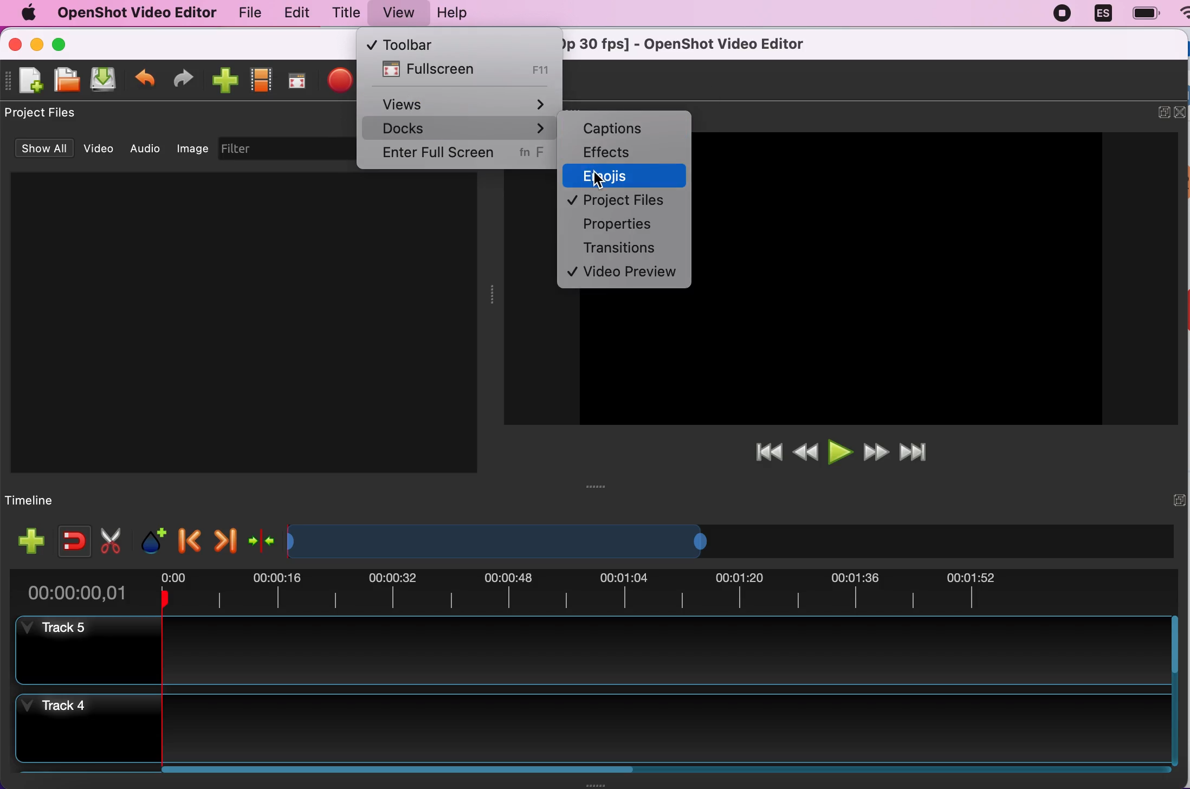 This screenshot has width=1190, height=789. I want to click on Project files preview space, so click(243, 322).